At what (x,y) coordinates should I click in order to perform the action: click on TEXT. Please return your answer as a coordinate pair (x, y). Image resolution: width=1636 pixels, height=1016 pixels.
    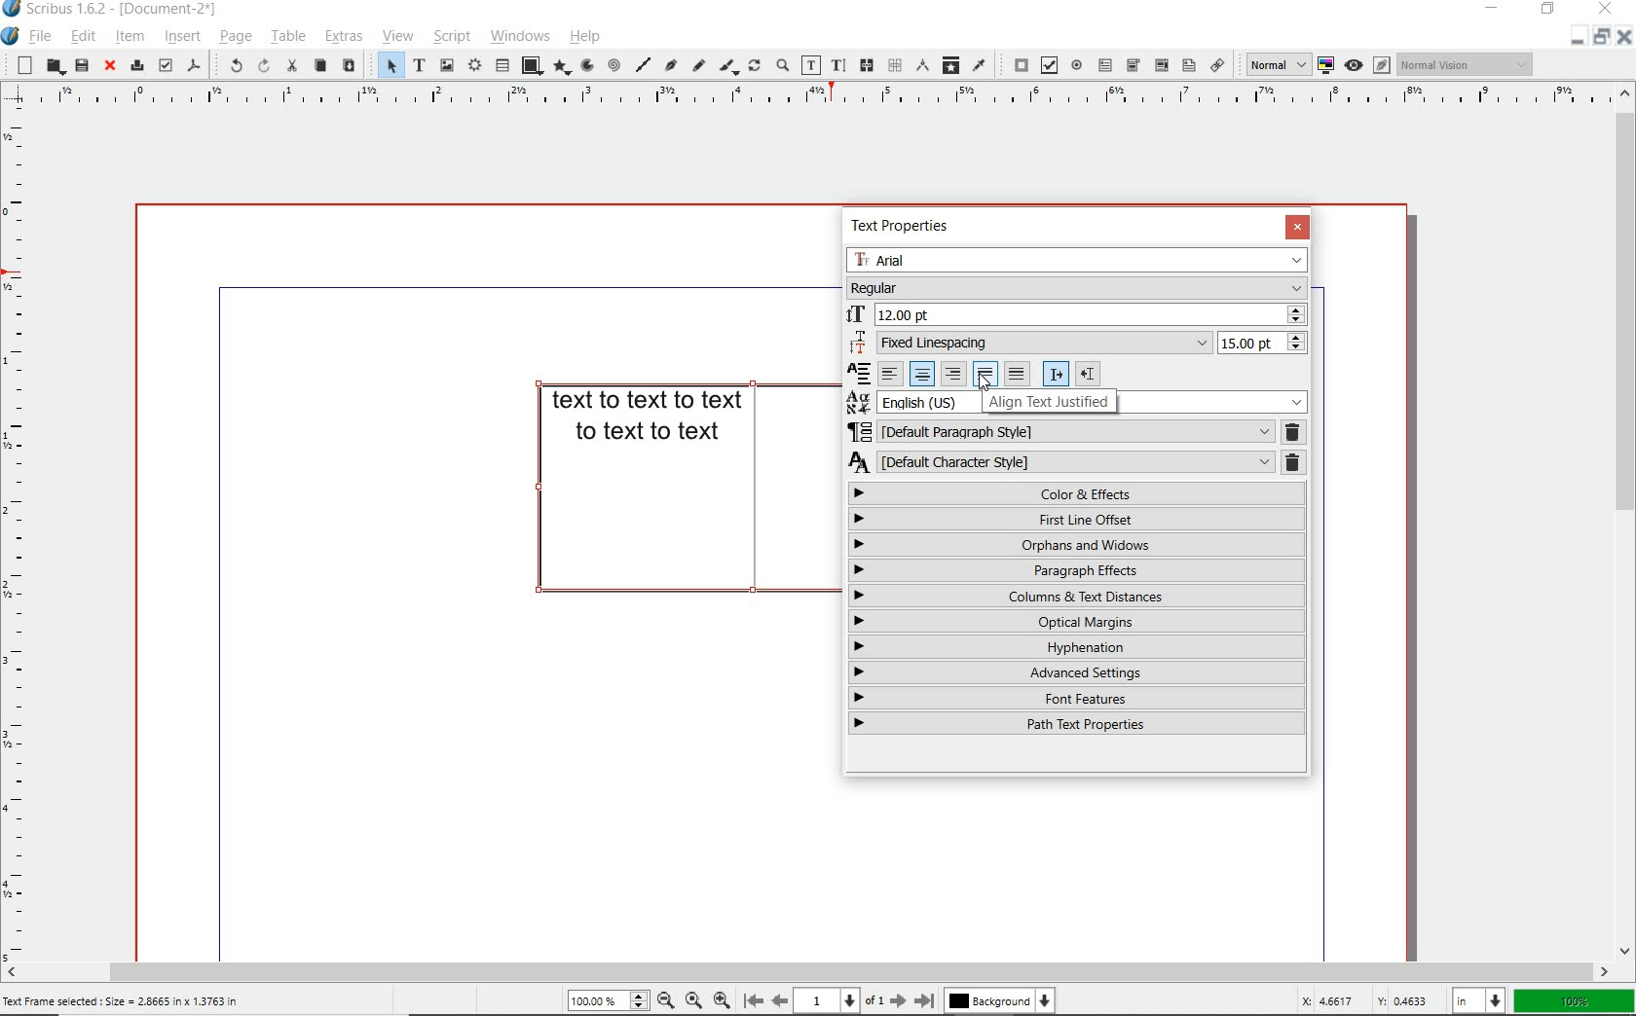
    Looking at the image, I should click on (649, 417).